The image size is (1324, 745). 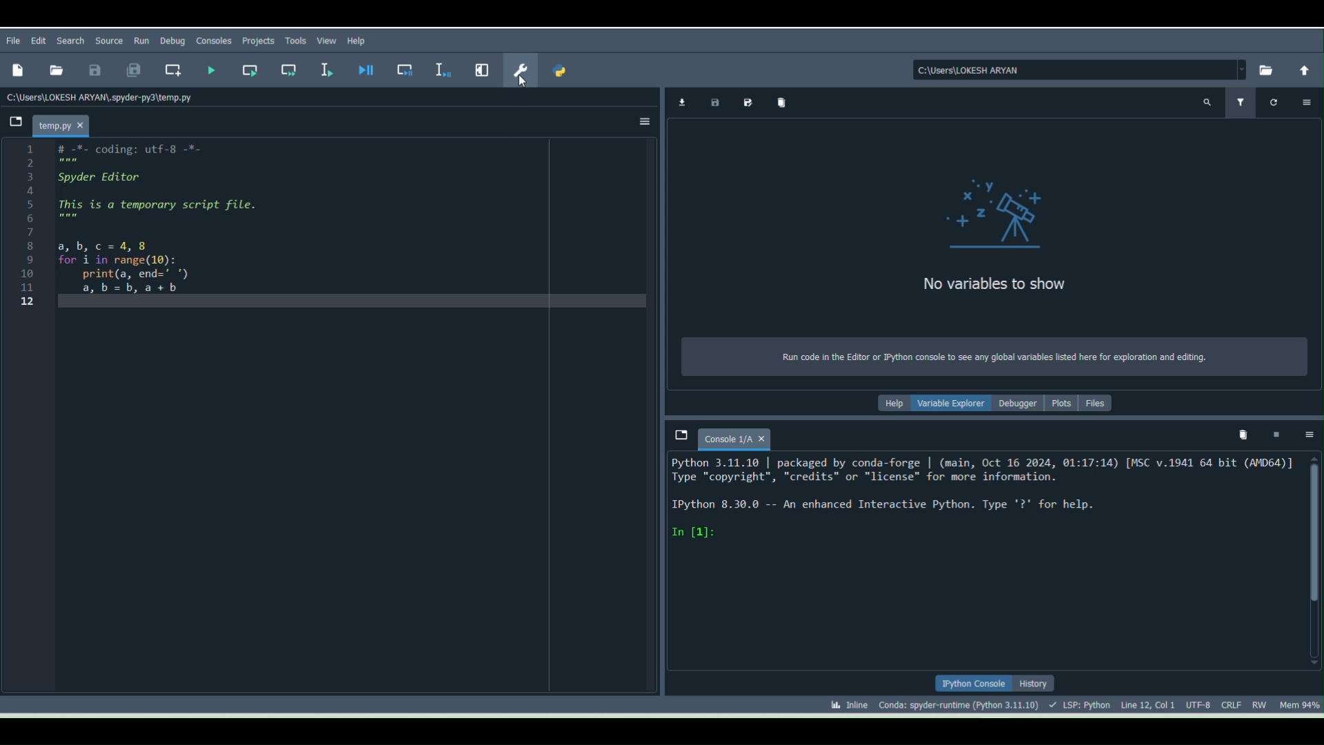 I want to click on Files, so click(x=1097, y=401).